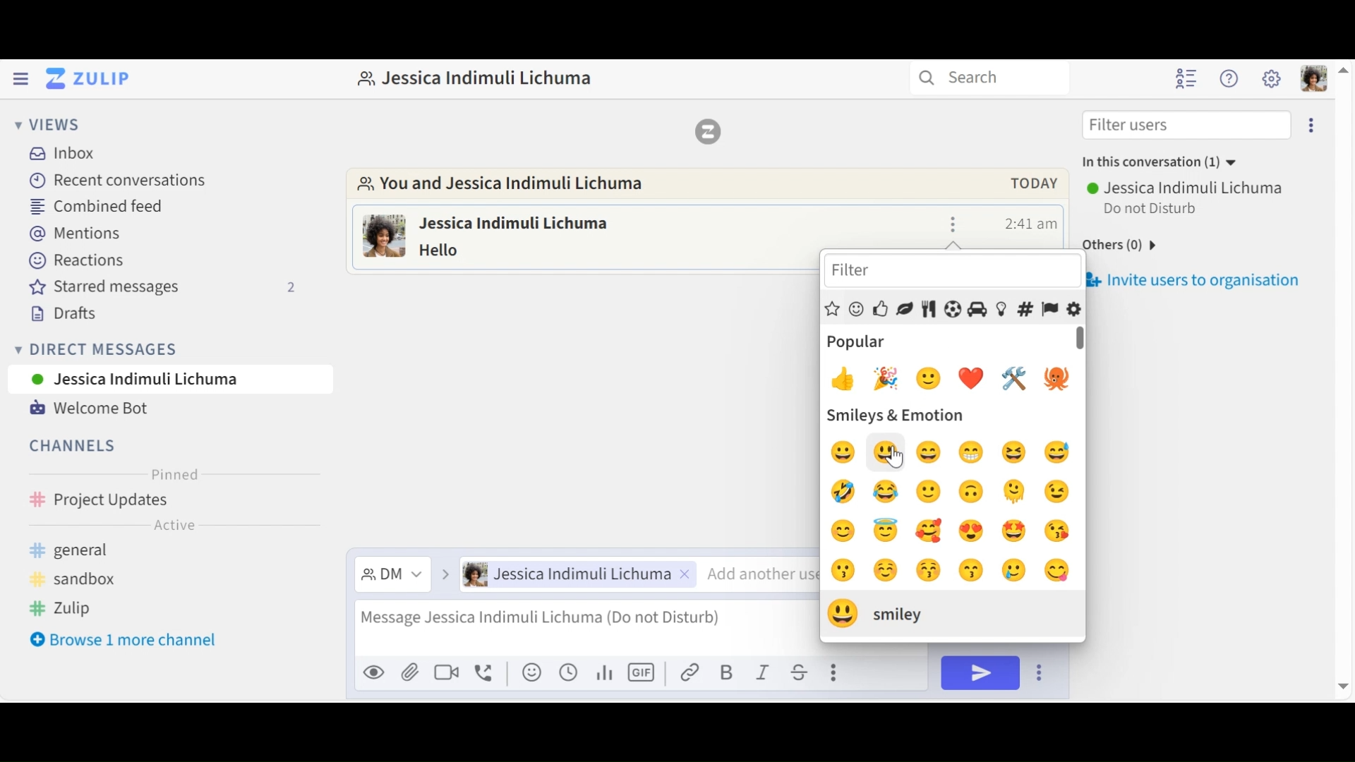  Describe the element at coordinates (1082, 339) in the screenshot. I see `Vertical Scroll bar` at that location.